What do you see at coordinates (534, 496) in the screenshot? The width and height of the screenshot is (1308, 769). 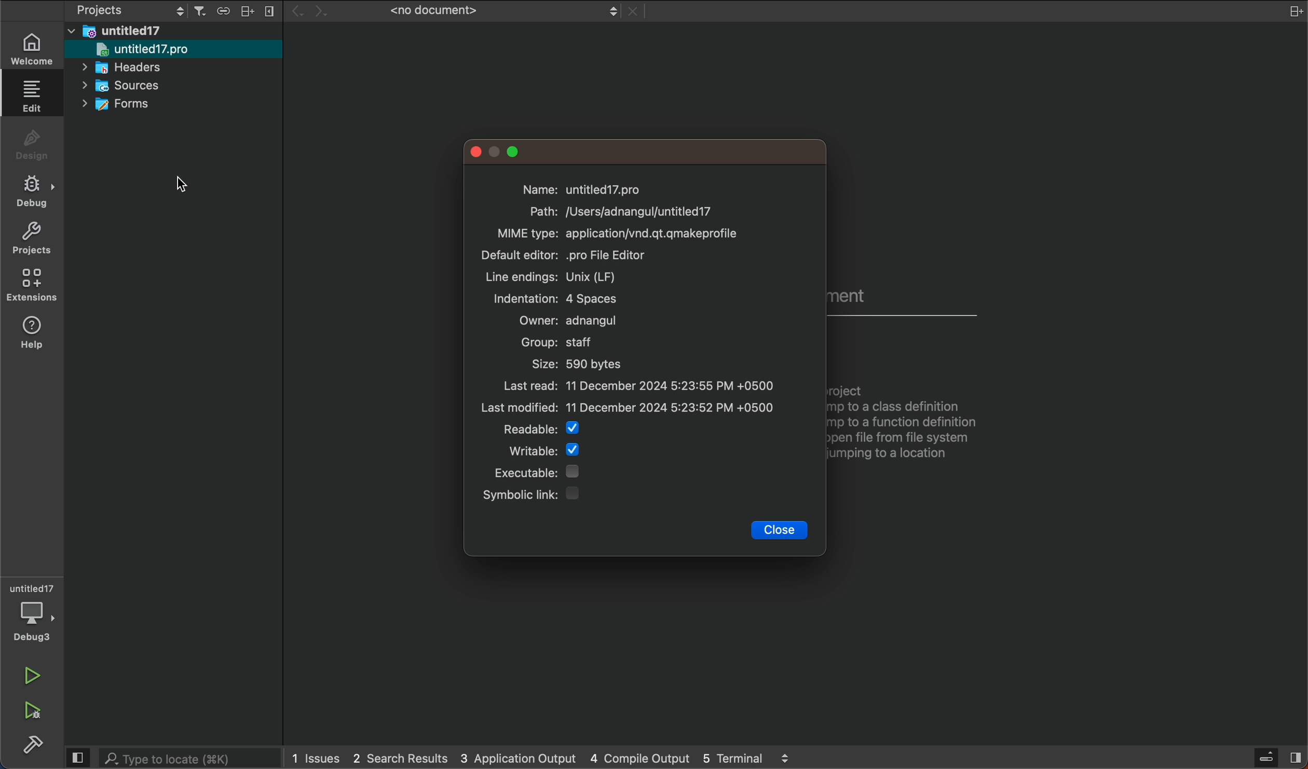 I see `Symbolic link` at bounding box center [534, 496].